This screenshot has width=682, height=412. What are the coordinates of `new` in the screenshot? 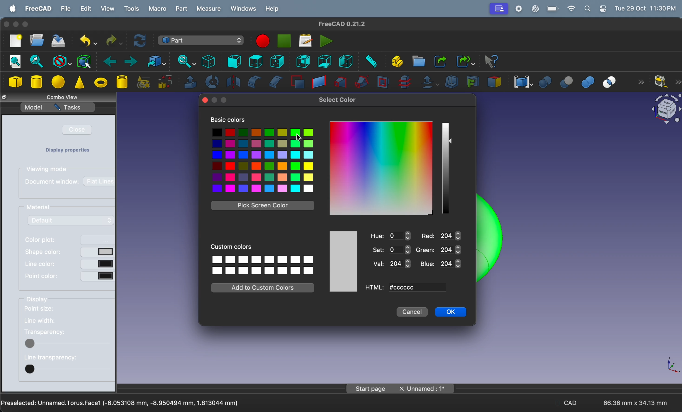 It's located at (14, 41).